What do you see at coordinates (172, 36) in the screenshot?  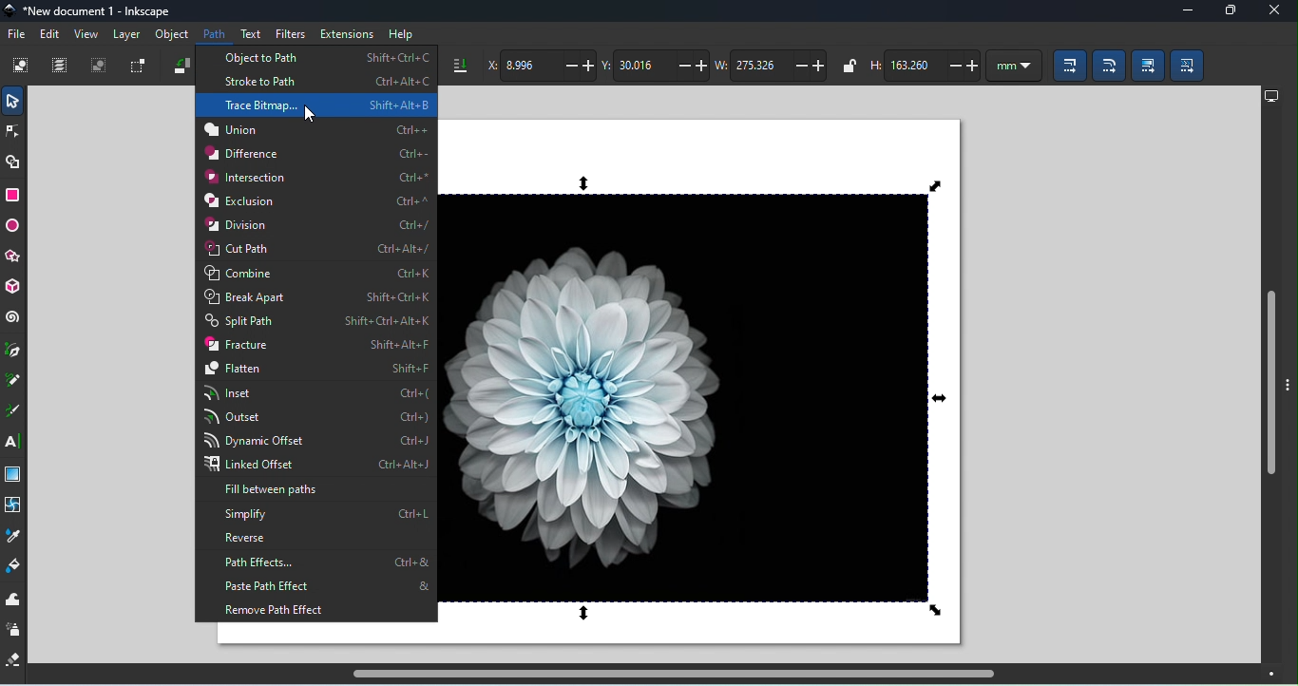 I see `Object` at bounding box center [172, 36].